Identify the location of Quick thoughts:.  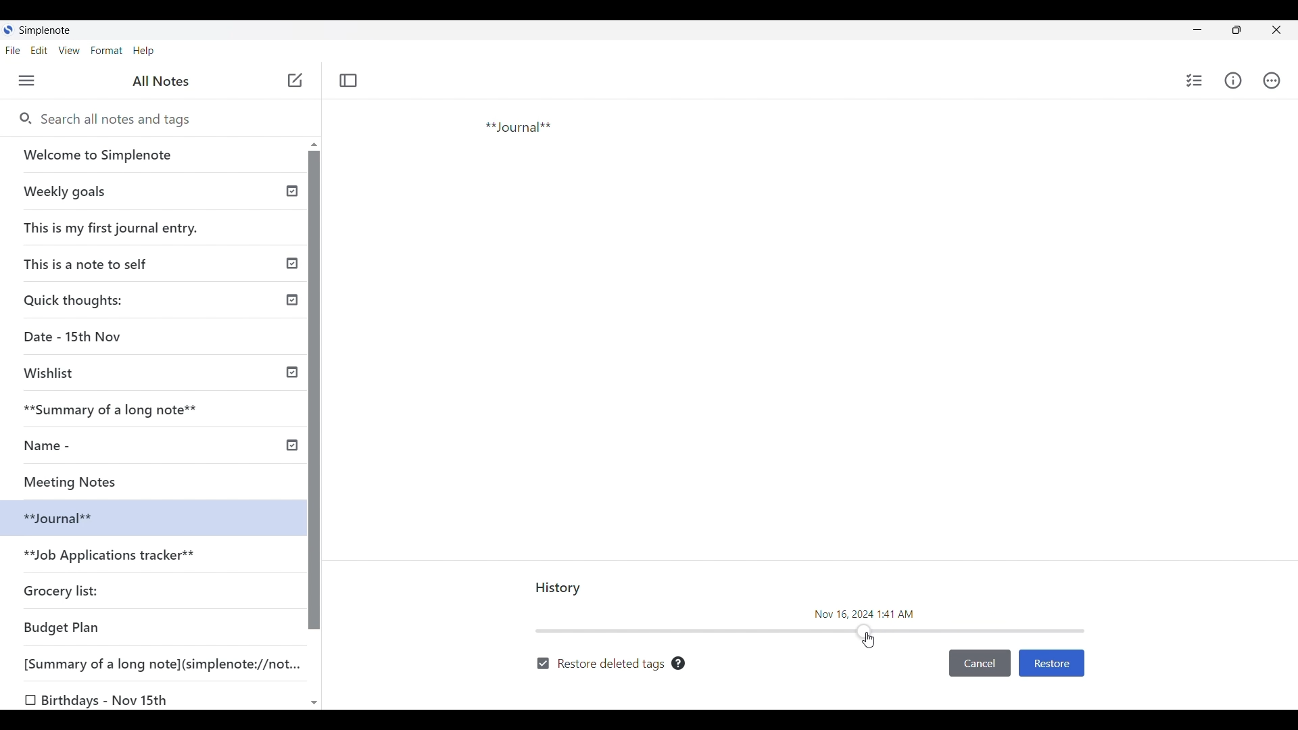
(76, 299).